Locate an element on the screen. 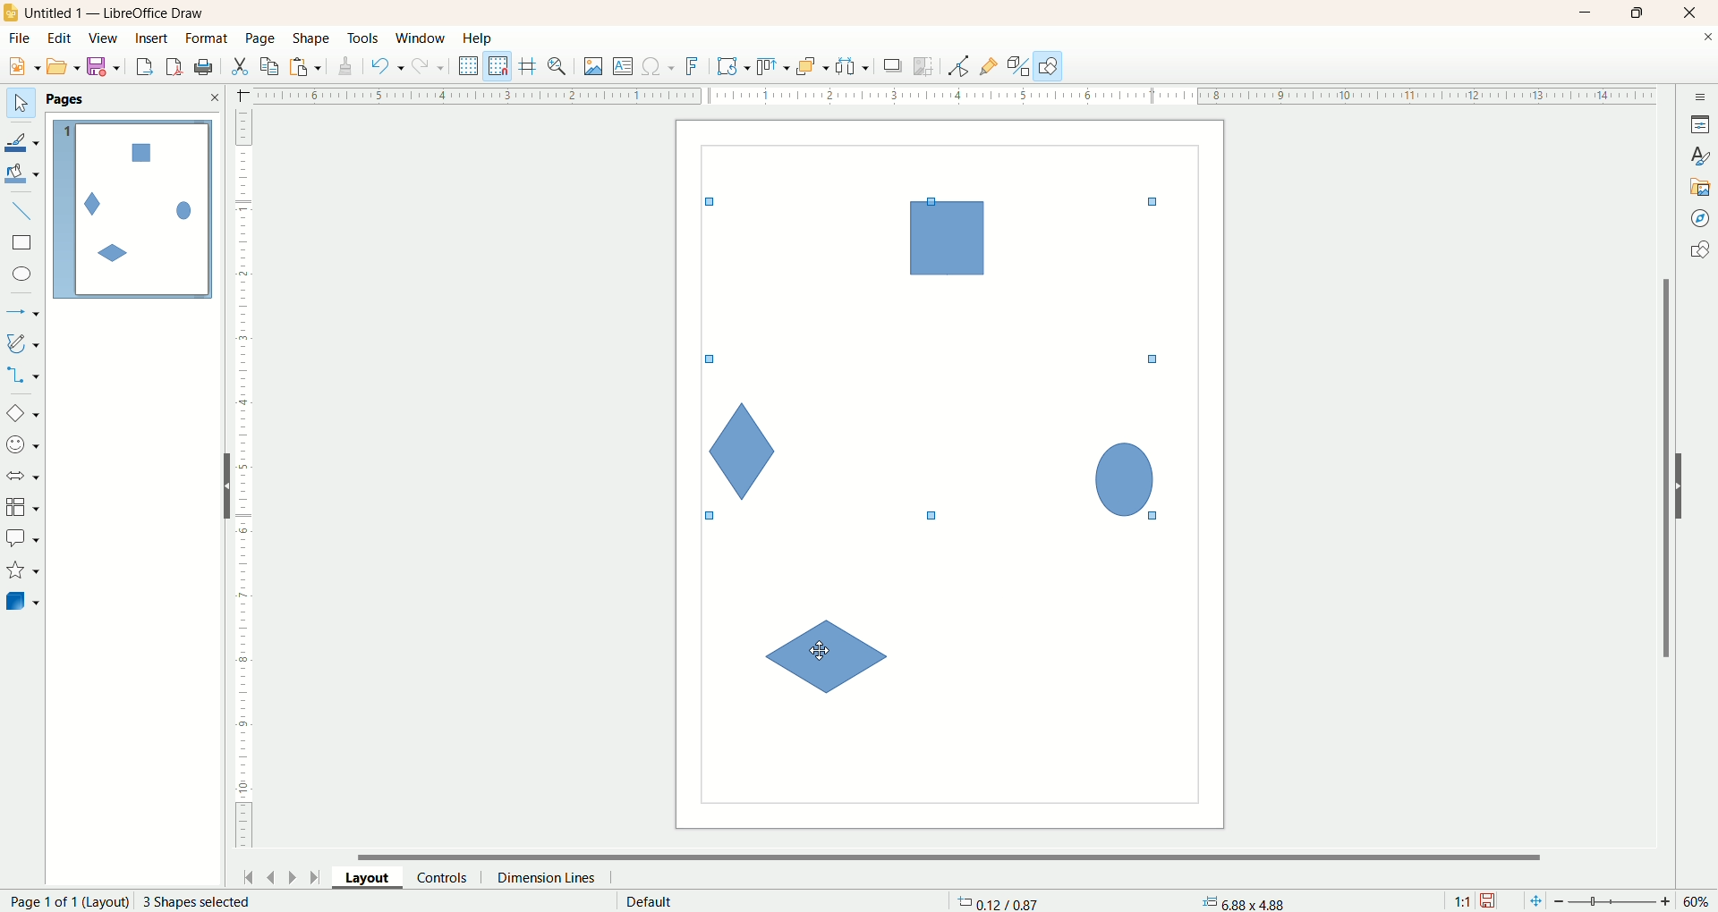 This screenshot has width=1718, height=912. fit to current window is located at coordinates (1534, 901).